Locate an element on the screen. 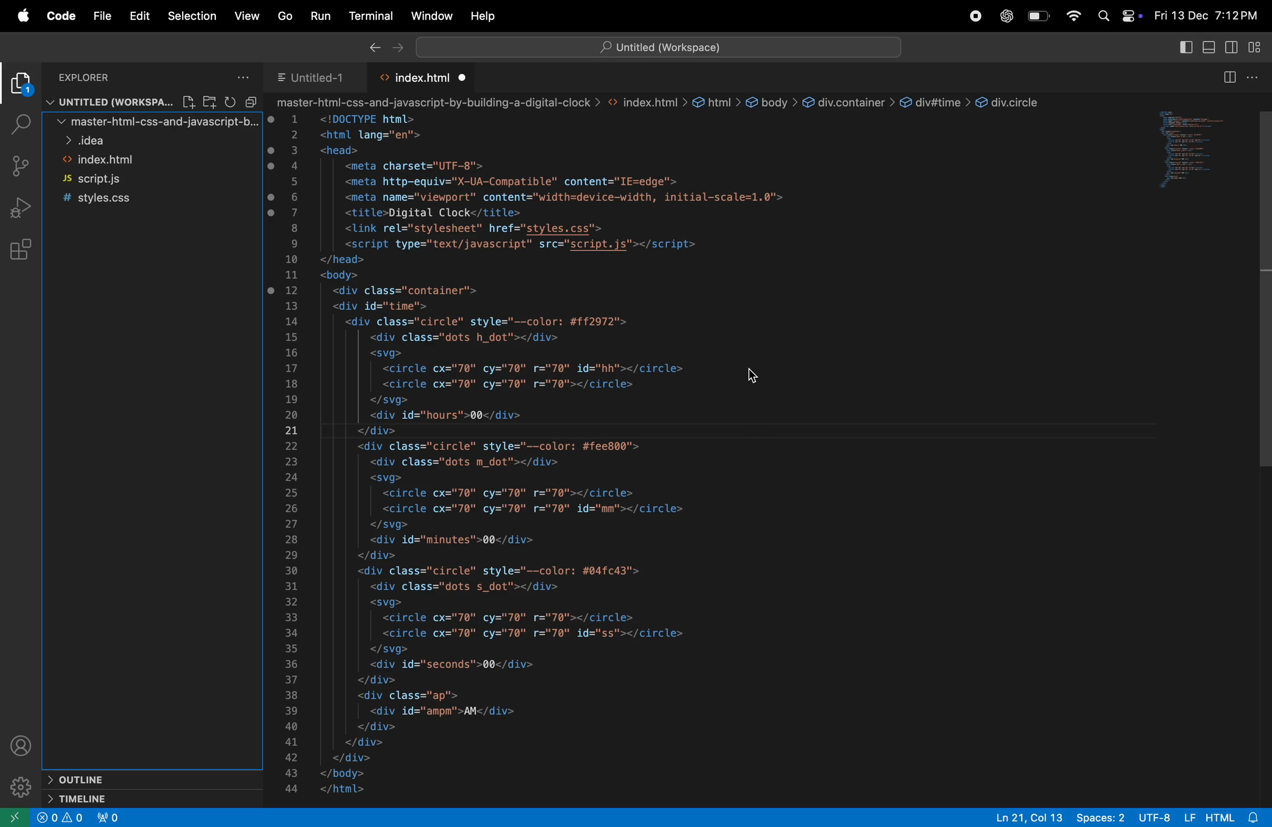  line 21 col 13 is located at coordinates (1030, 816).